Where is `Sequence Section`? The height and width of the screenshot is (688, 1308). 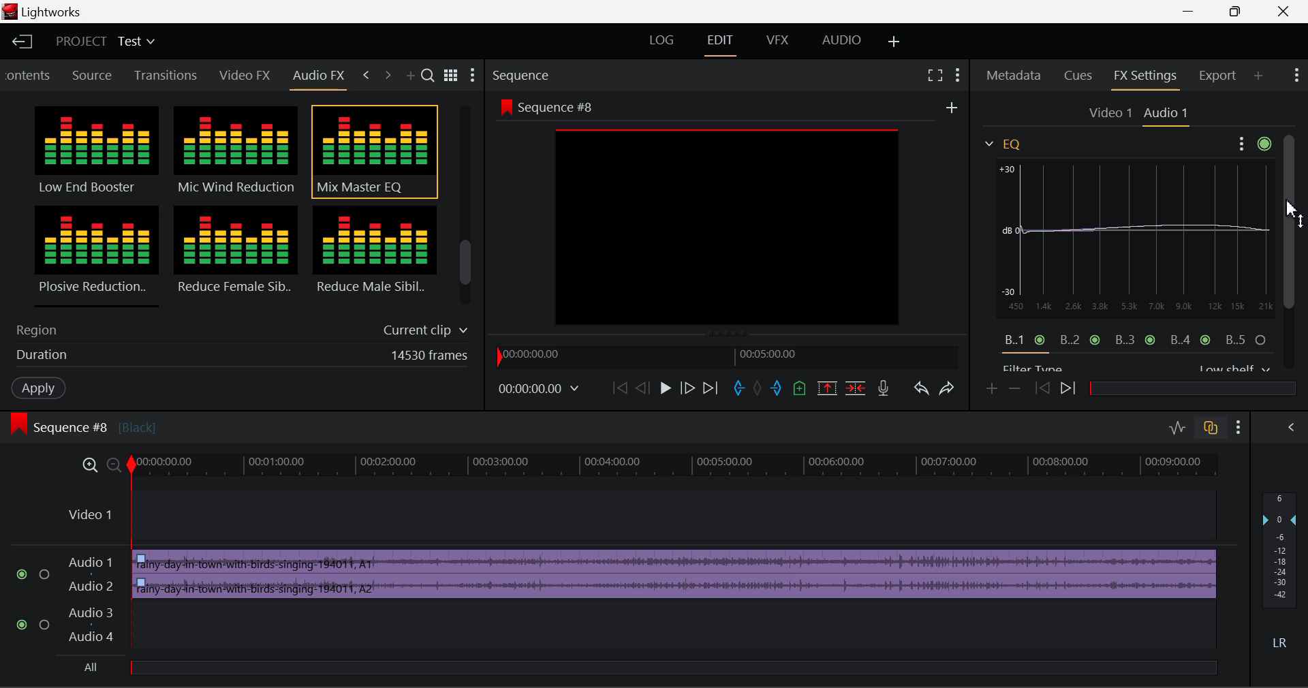 Sequence Section is located at coordinates (561, 74).